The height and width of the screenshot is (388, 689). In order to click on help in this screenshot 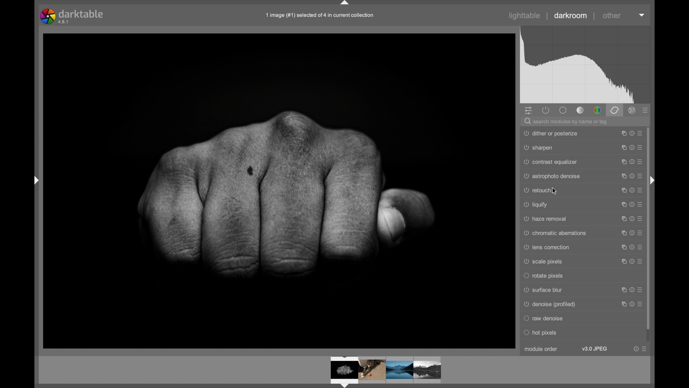, I will do `click(630, 176)`.